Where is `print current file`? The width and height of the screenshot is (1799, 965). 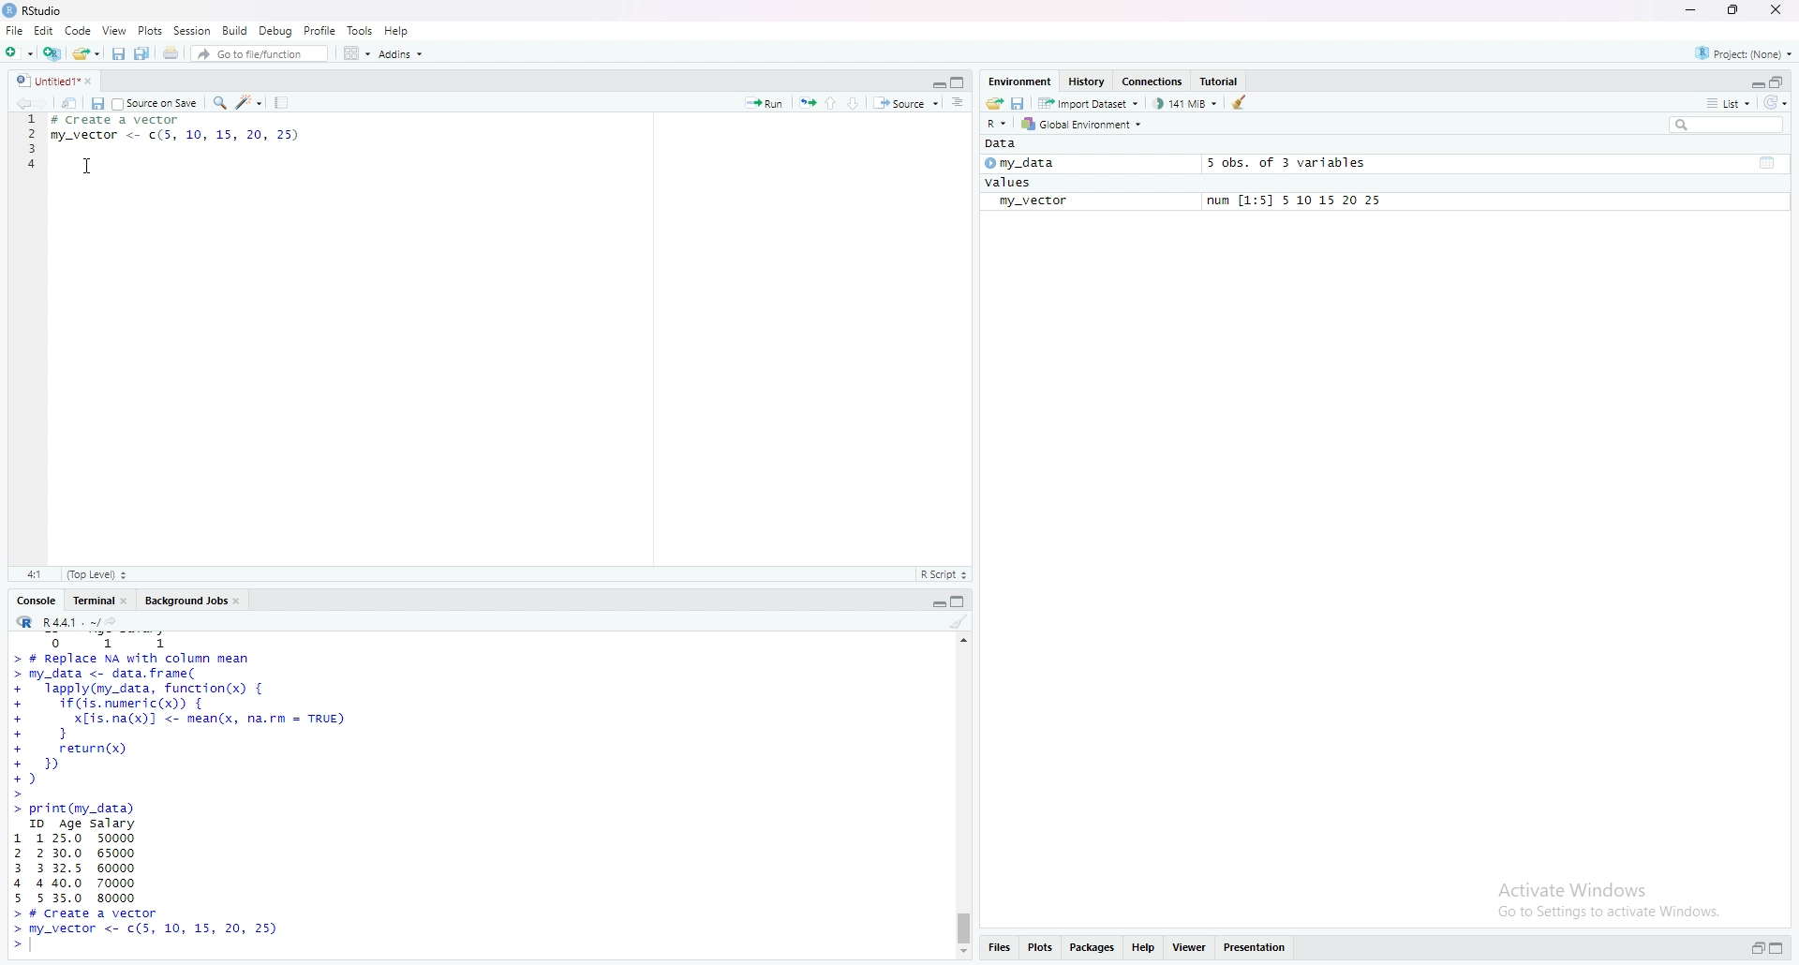
print current file is located at coordinates (171, 54).